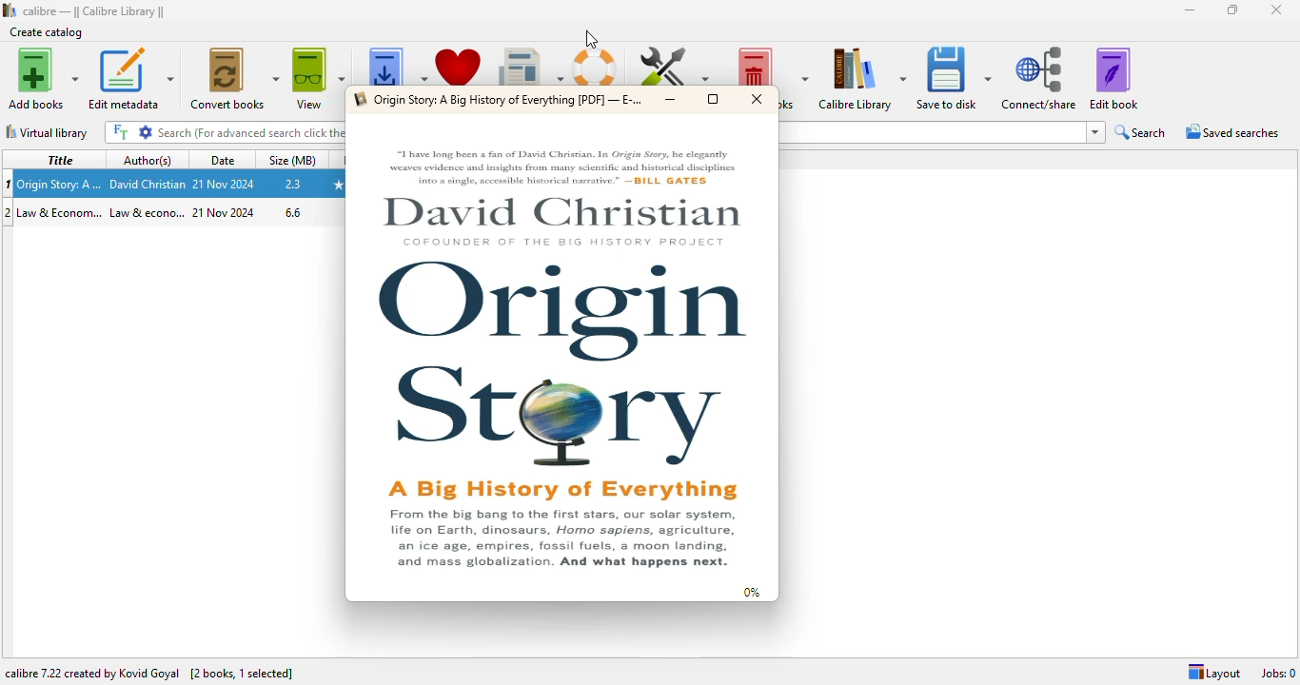 Image resolution: width=1300 pixels, height=685 pixels. Describe the element at coordinates (1041, 78) in the screenshot. I see `connect/share` at that location.